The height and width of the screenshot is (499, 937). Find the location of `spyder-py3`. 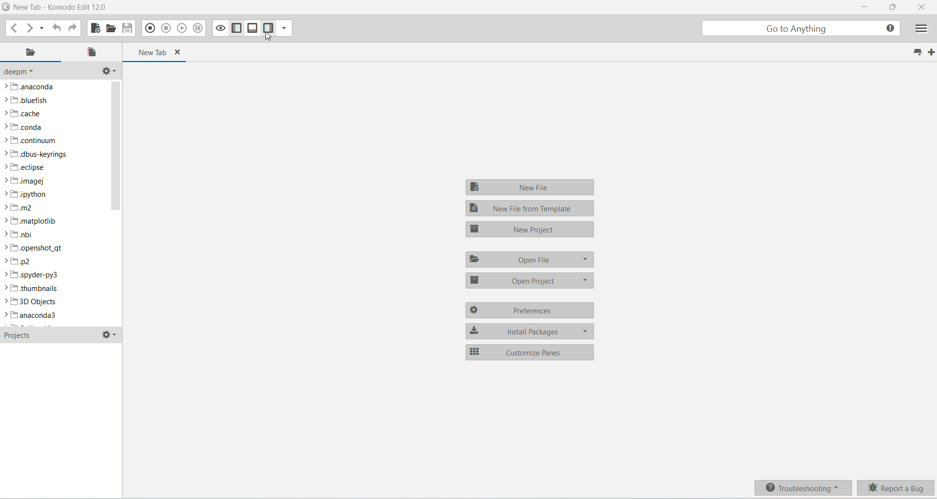

spyder-py3 is located at coordinates (34, 275).